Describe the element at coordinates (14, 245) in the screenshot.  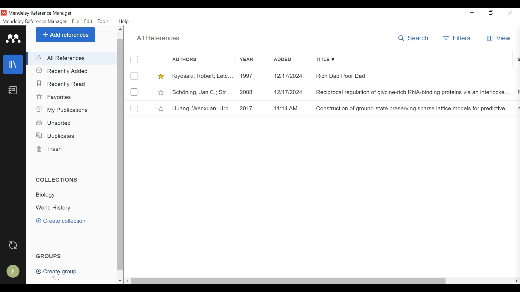
I see `Sync` at that location.